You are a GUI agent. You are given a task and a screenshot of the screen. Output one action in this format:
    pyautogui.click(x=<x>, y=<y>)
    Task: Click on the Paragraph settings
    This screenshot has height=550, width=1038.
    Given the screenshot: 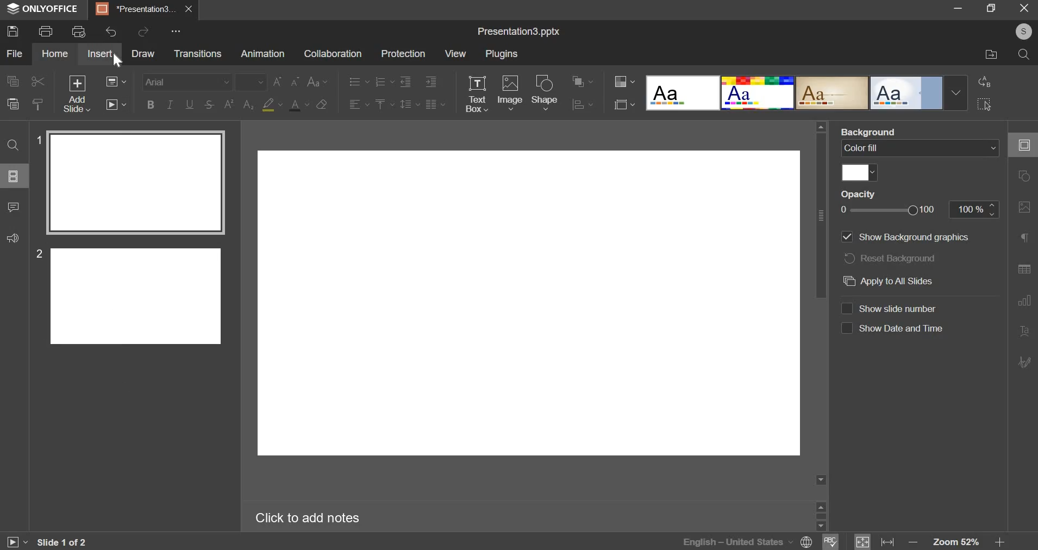 What is the action you would take?
    pyautogui.click(x=1024, y=237)
    